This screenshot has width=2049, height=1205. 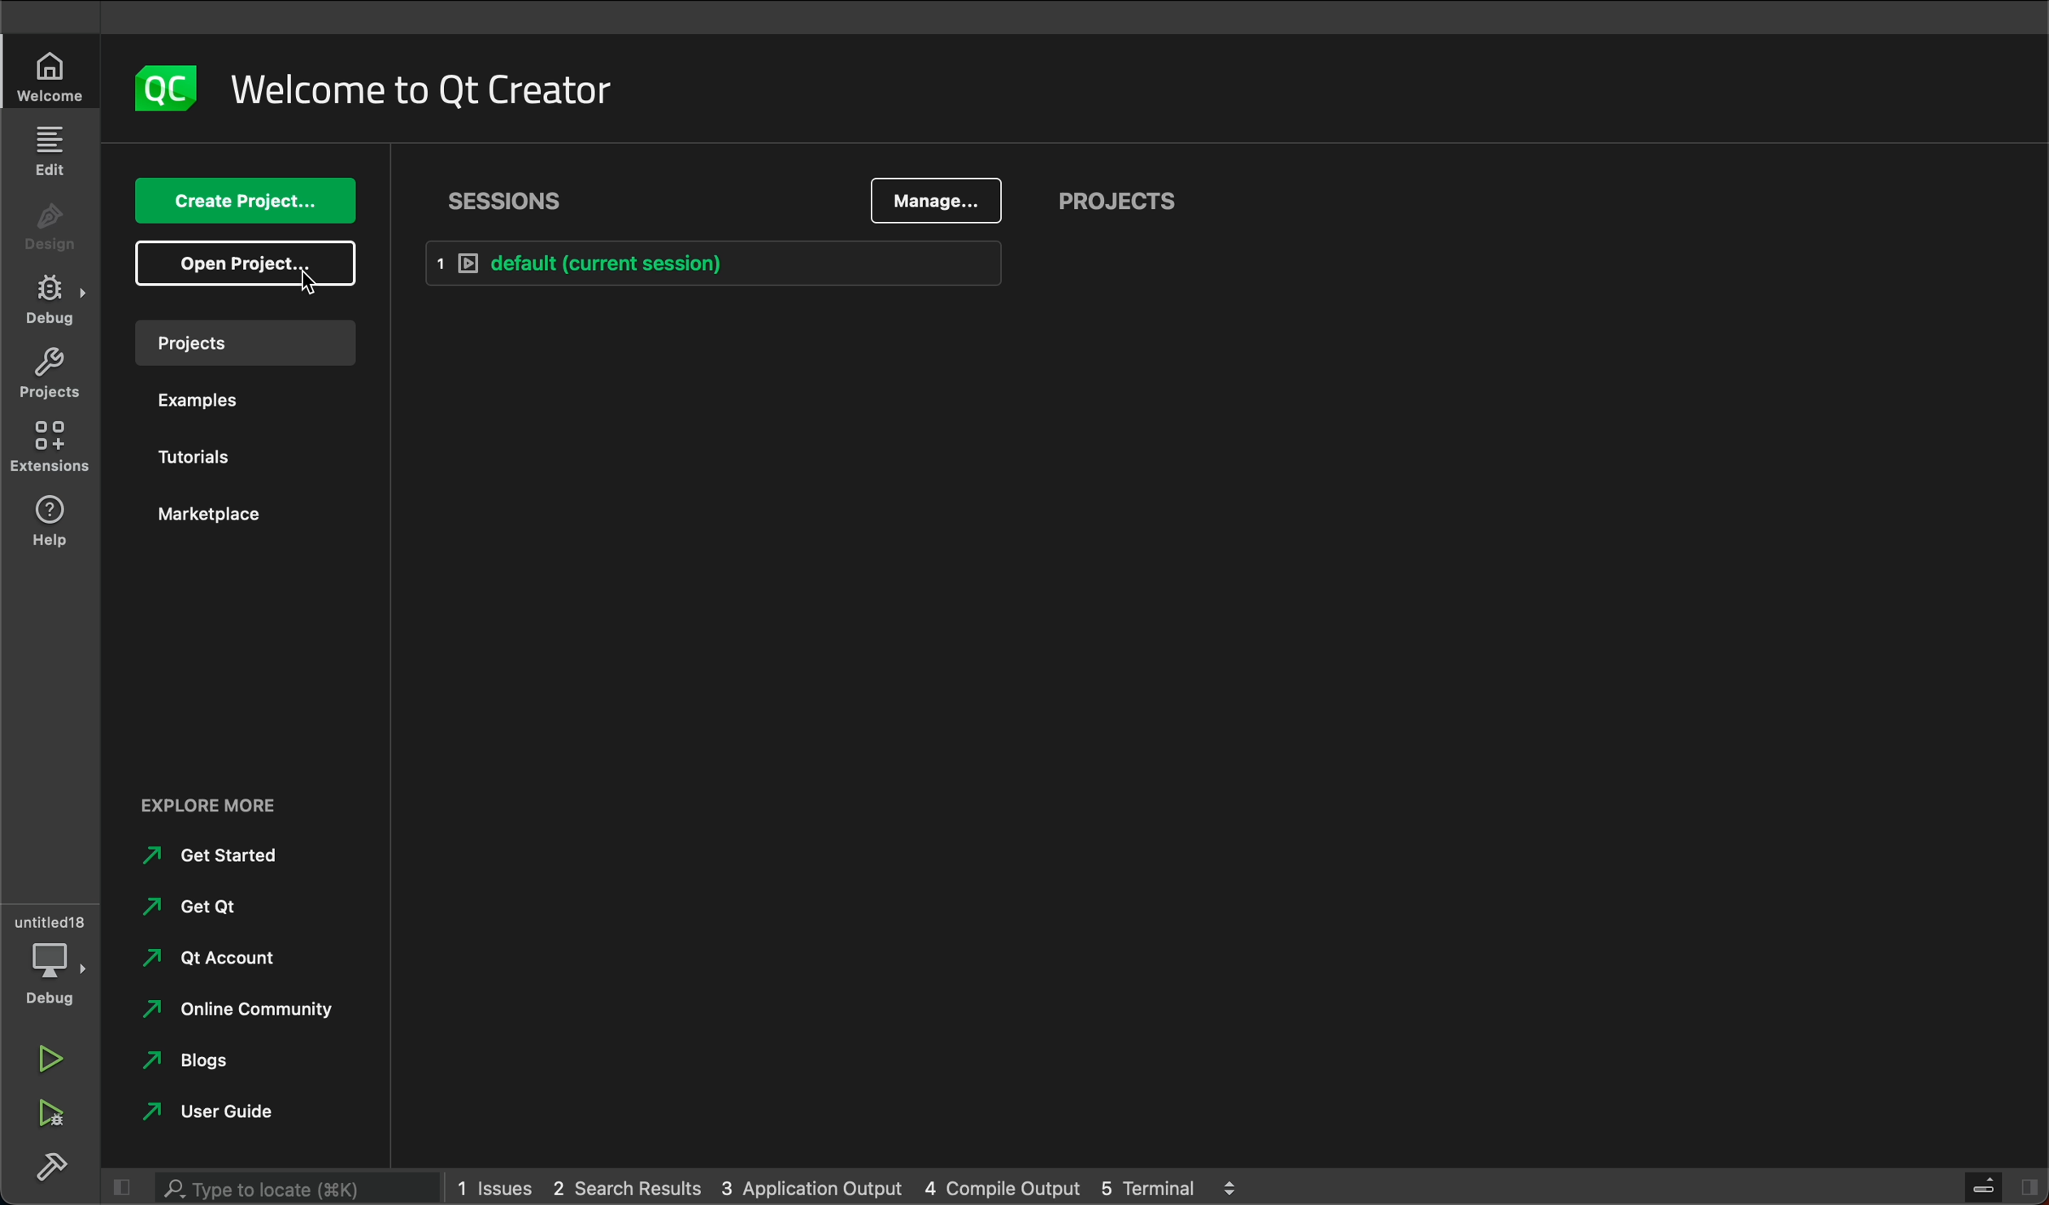 What do you see at coordinates (194, 907) in the screenshot?
I see `get qt` at bounding box center [194, 907].